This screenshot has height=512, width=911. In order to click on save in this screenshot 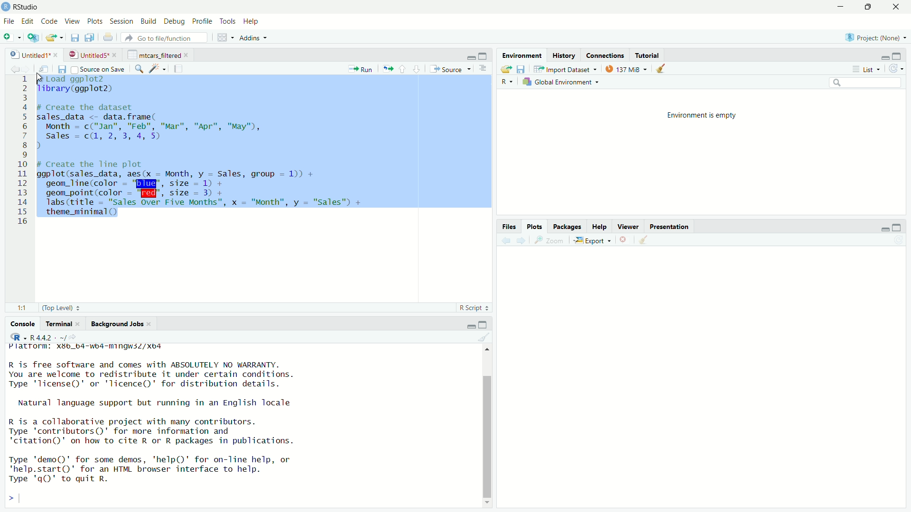, I will do `click(75, 38)`.